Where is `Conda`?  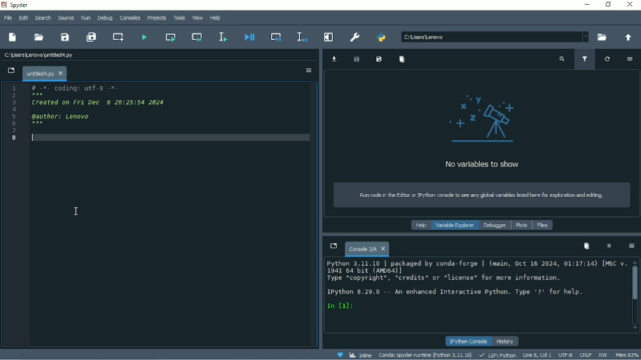
Conda is located at coordinates (426, 355).